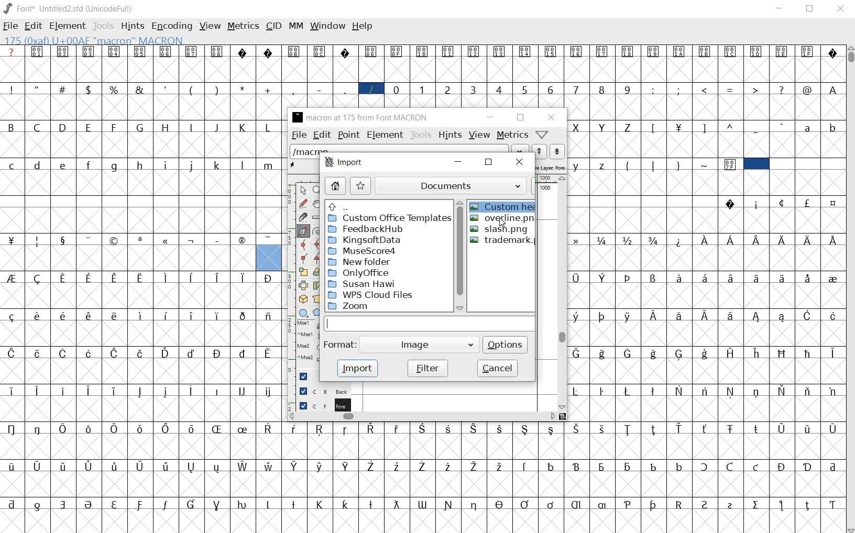 Image resolution: width=855 pixels, height=533 pixels. What do you see at coordinates (91, 429) in the screenshot?
I see `Symbol` at bounding box center [91, 429].